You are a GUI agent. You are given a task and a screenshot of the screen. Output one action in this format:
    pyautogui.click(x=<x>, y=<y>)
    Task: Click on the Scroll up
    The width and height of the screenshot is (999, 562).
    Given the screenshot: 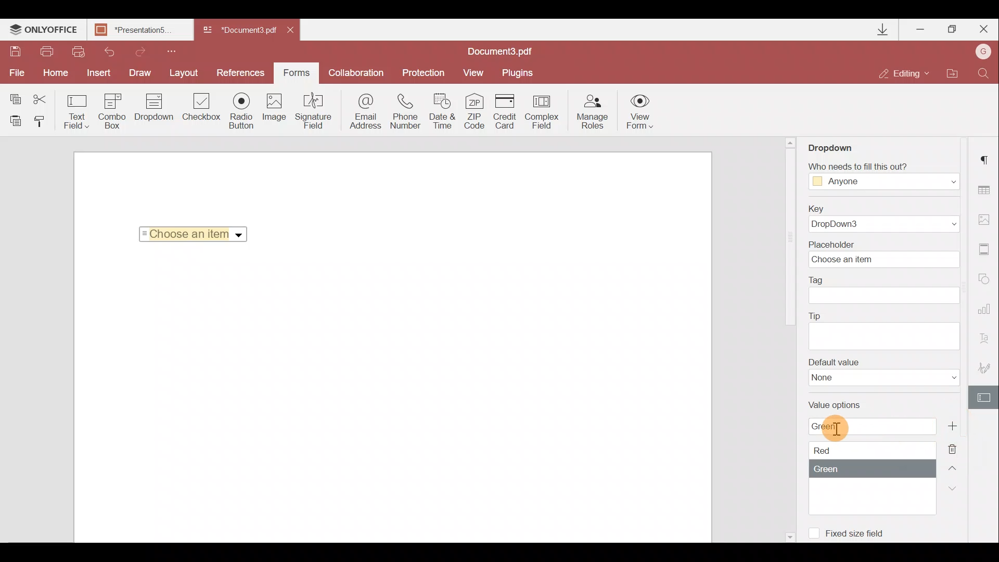 What is the action you would take?
    pyautogui.click(x=791, y=142)
    